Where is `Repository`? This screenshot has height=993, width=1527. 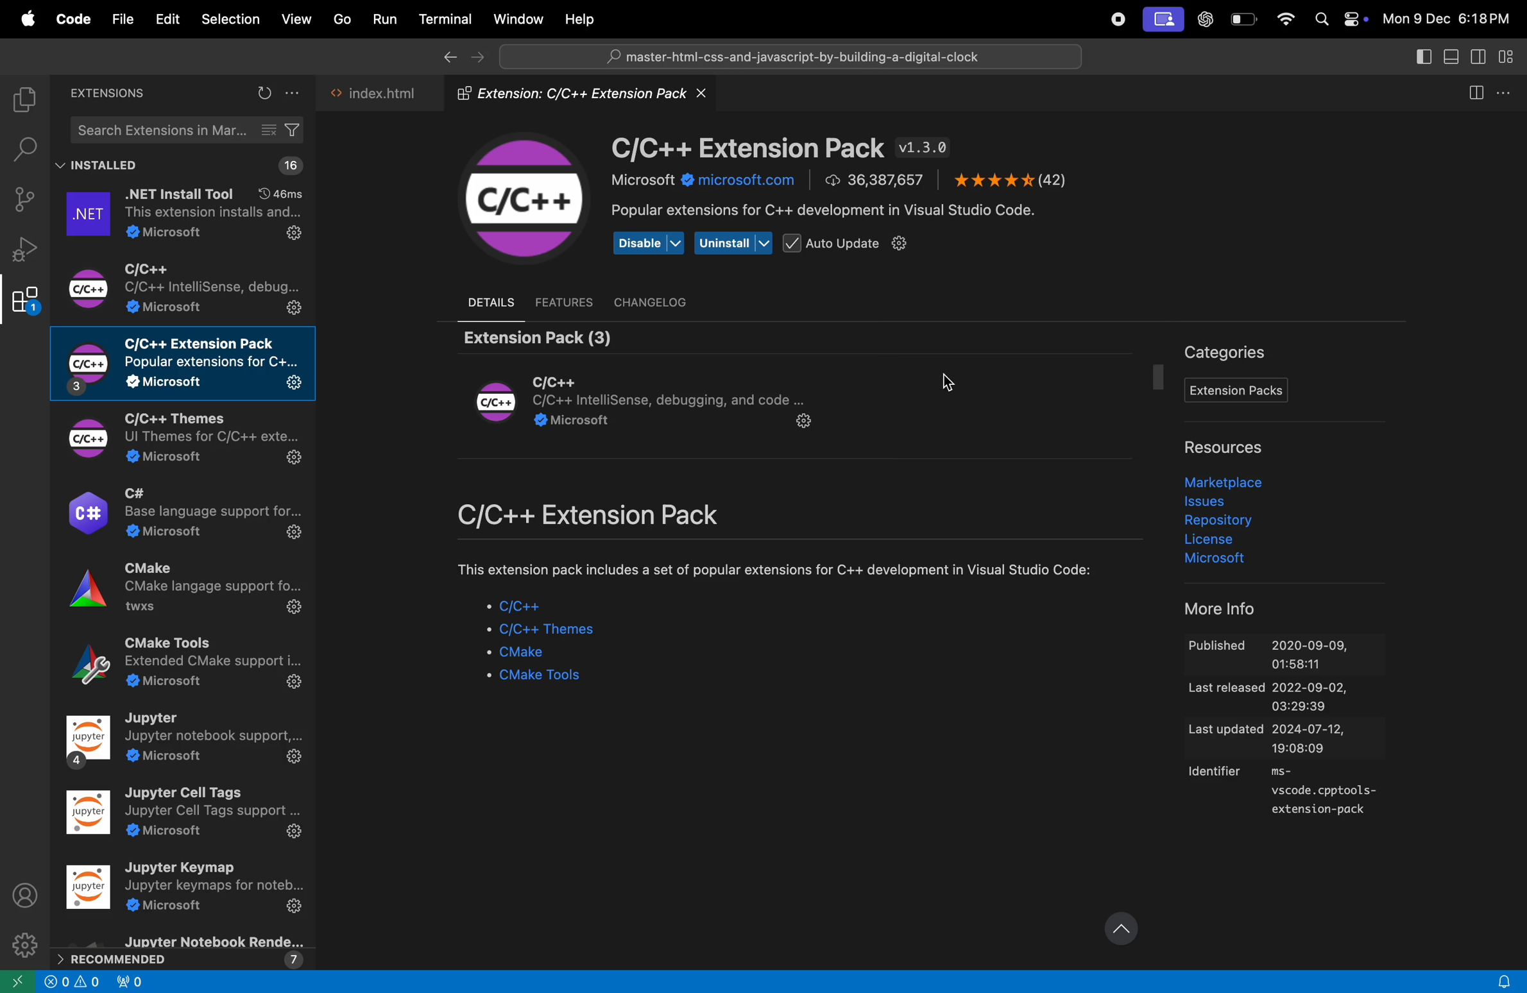 Repository is located at coordinates (1222, 520).